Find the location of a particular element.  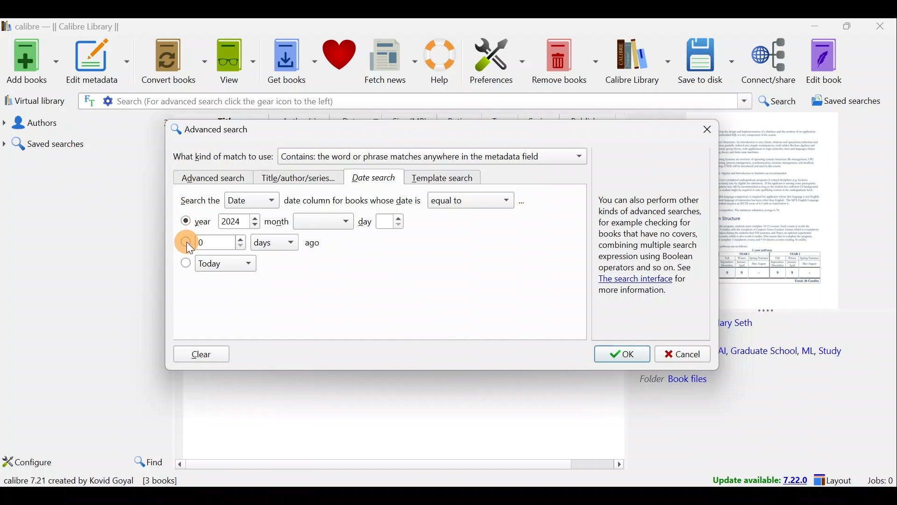

What day? is located at coordinates (185, 242).